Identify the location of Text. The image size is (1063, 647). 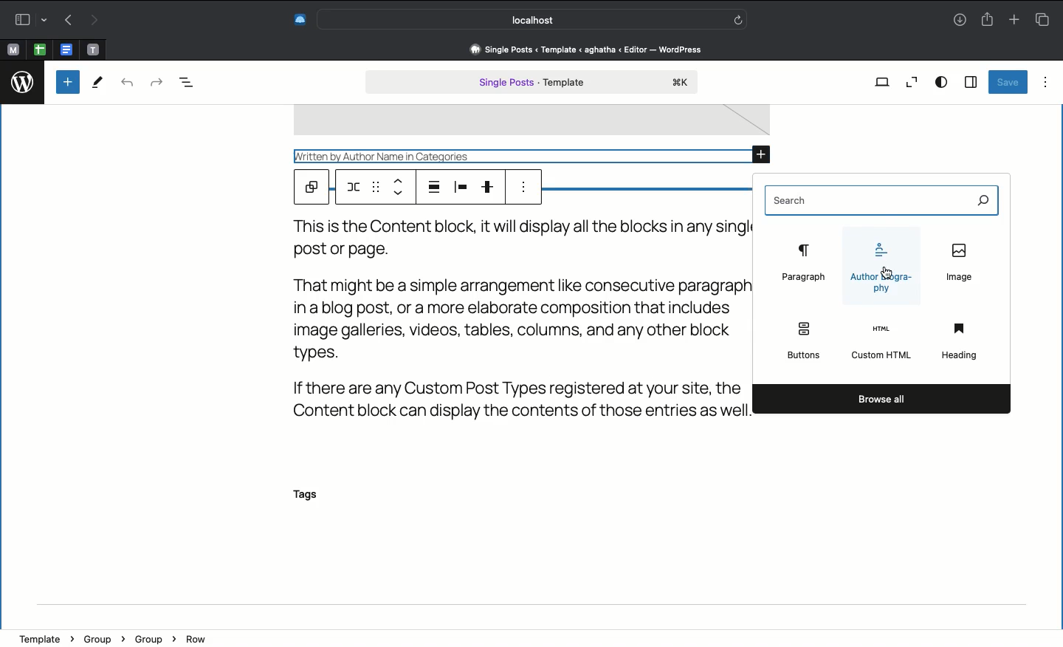
(520, 318).